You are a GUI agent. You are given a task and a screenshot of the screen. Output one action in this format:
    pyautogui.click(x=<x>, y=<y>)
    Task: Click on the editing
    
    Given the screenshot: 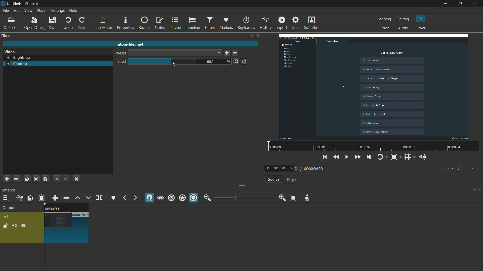 What is the action you would take?
    pyautogui.click(x=404, y=19)
    